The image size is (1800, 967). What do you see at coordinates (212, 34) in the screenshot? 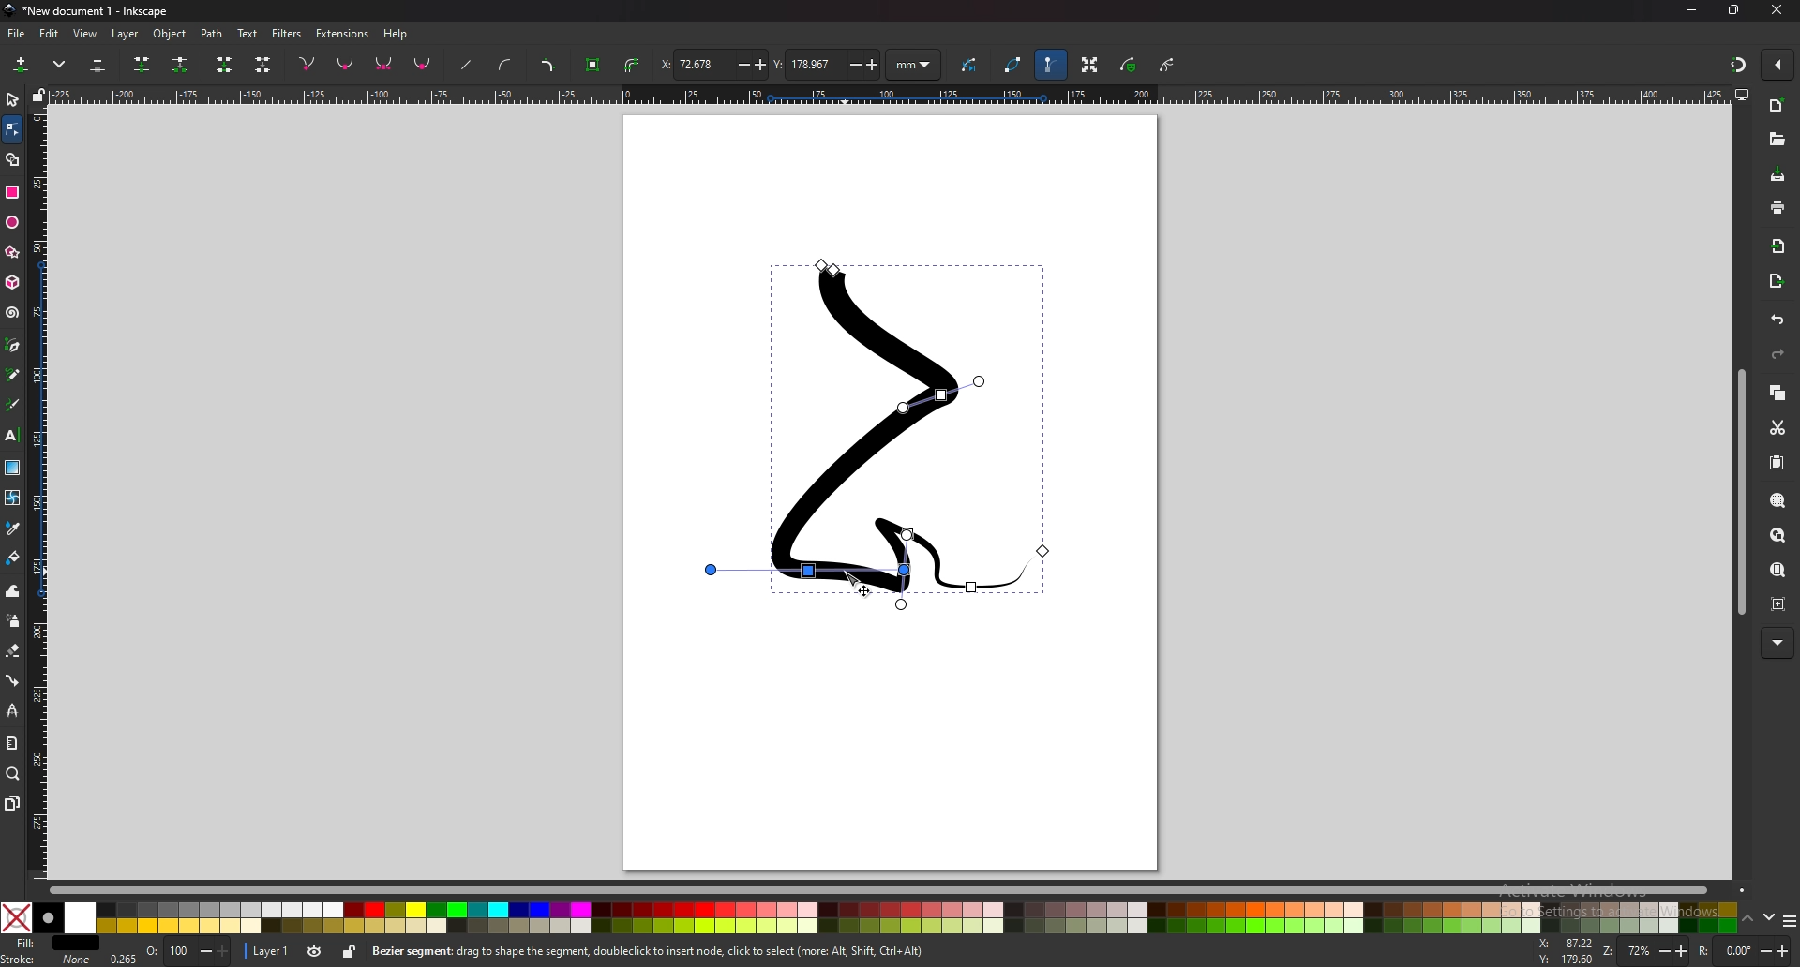
I see `path` at bounding box center [212, 34].